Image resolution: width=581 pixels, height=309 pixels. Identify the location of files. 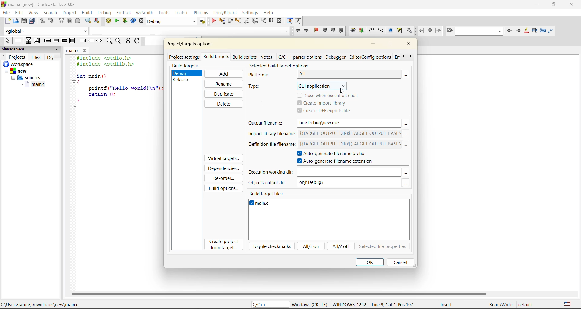
(36, 57).